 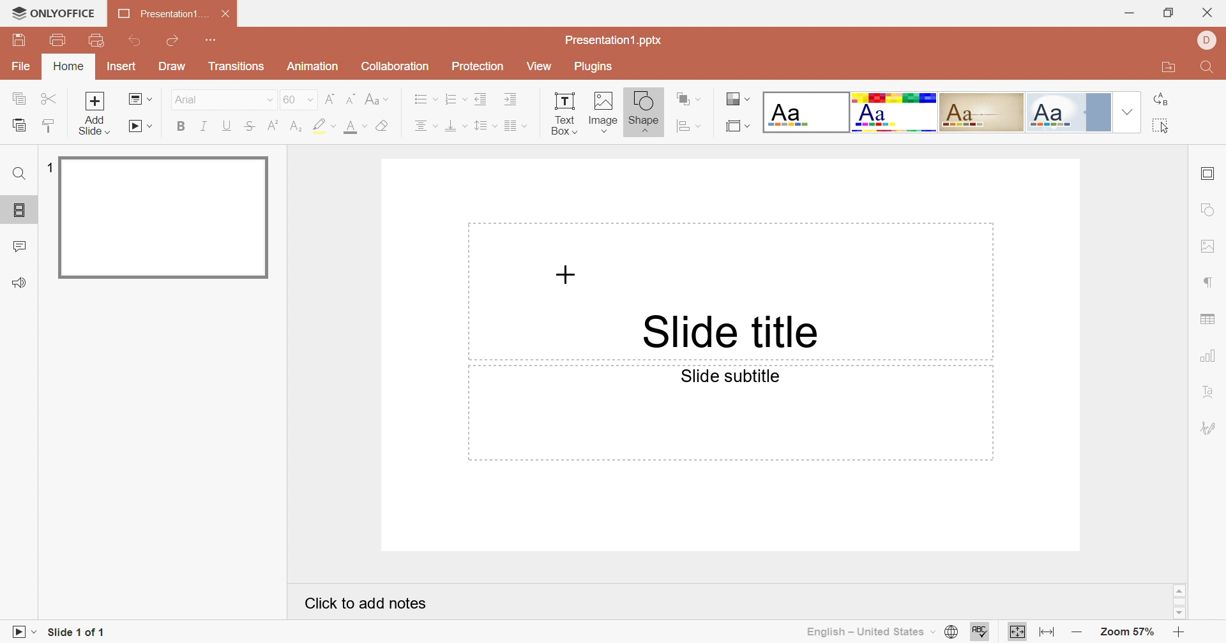 What do you see at coordinates (1067, 112) in the screenshot?
I see `Official` at bounding box center [1067, 112].